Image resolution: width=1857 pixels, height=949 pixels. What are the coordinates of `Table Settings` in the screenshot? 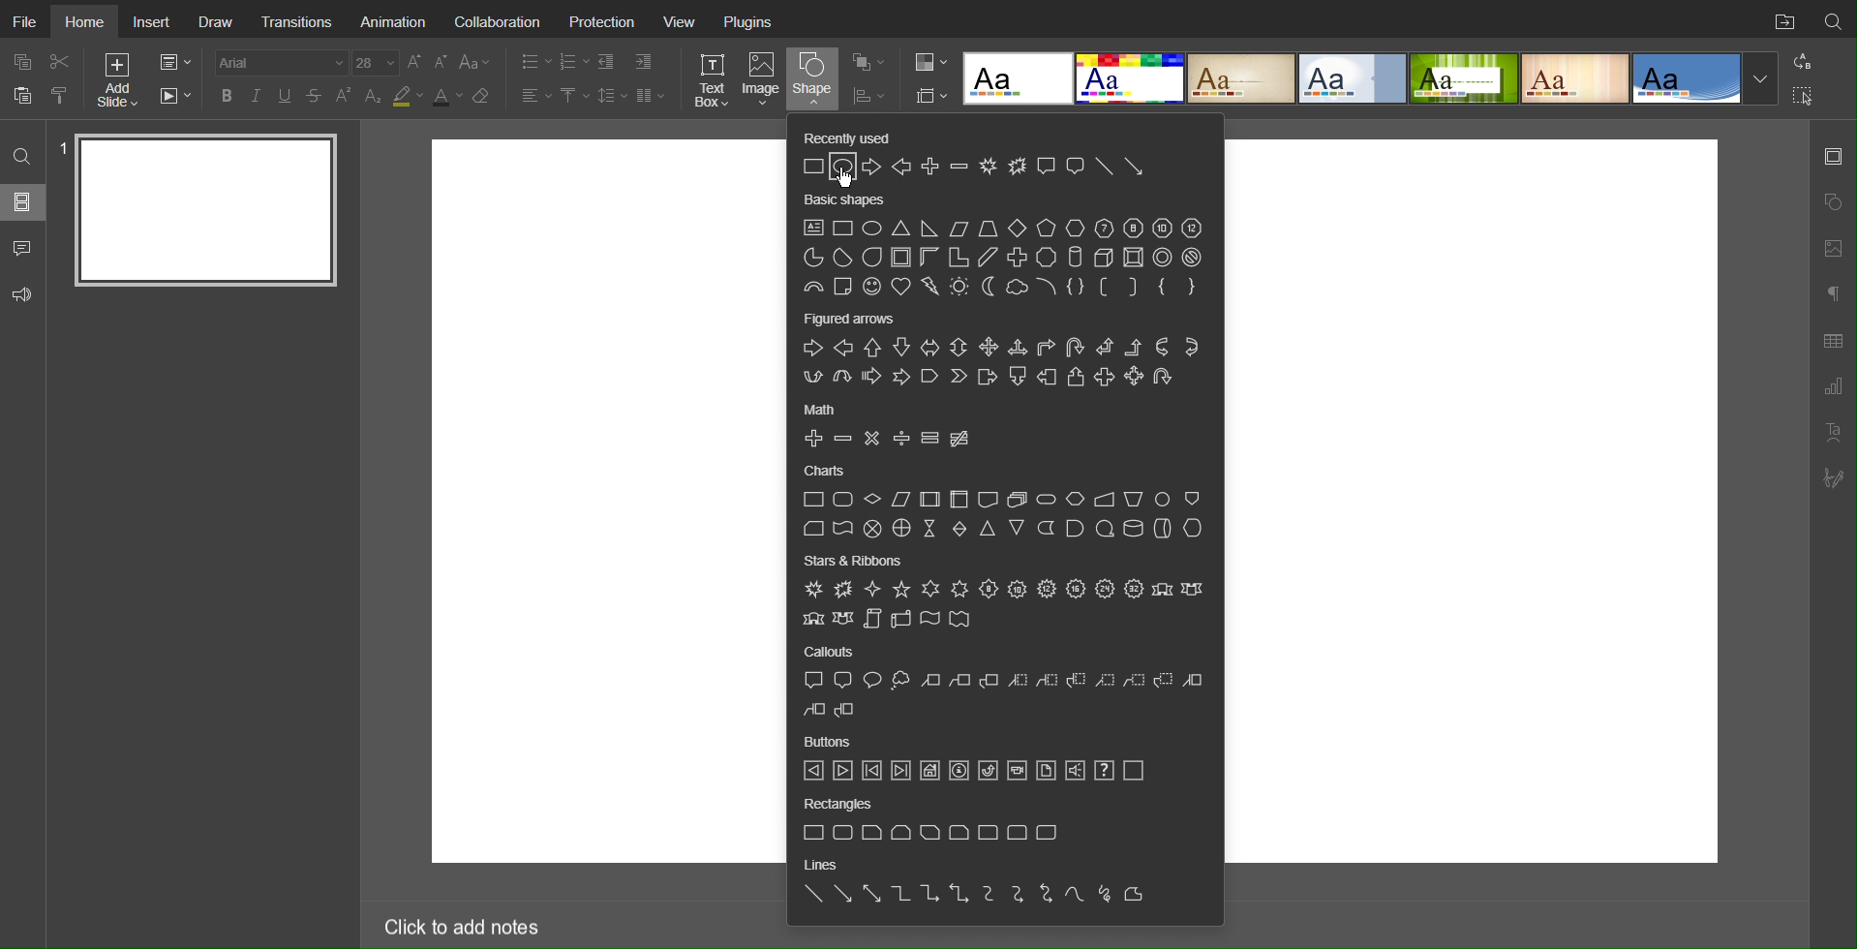 It's located at (1833, 339).